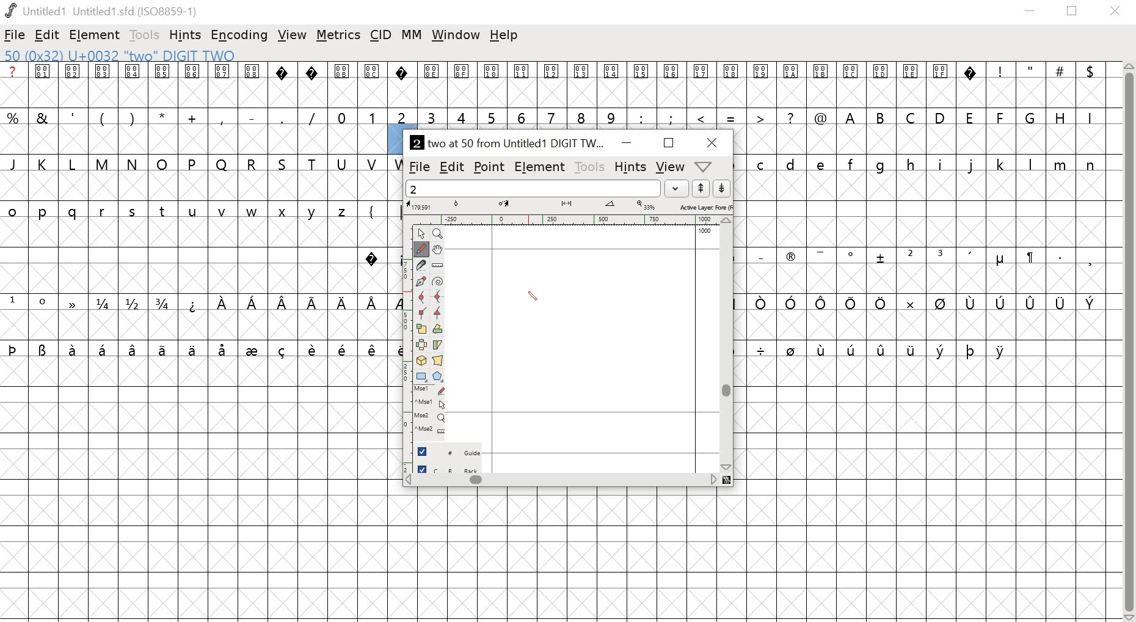 This screenshot has height=622, width=1136. Describe the element at coordinates (145, 35) in the screenshot. I see `tools` at that location.